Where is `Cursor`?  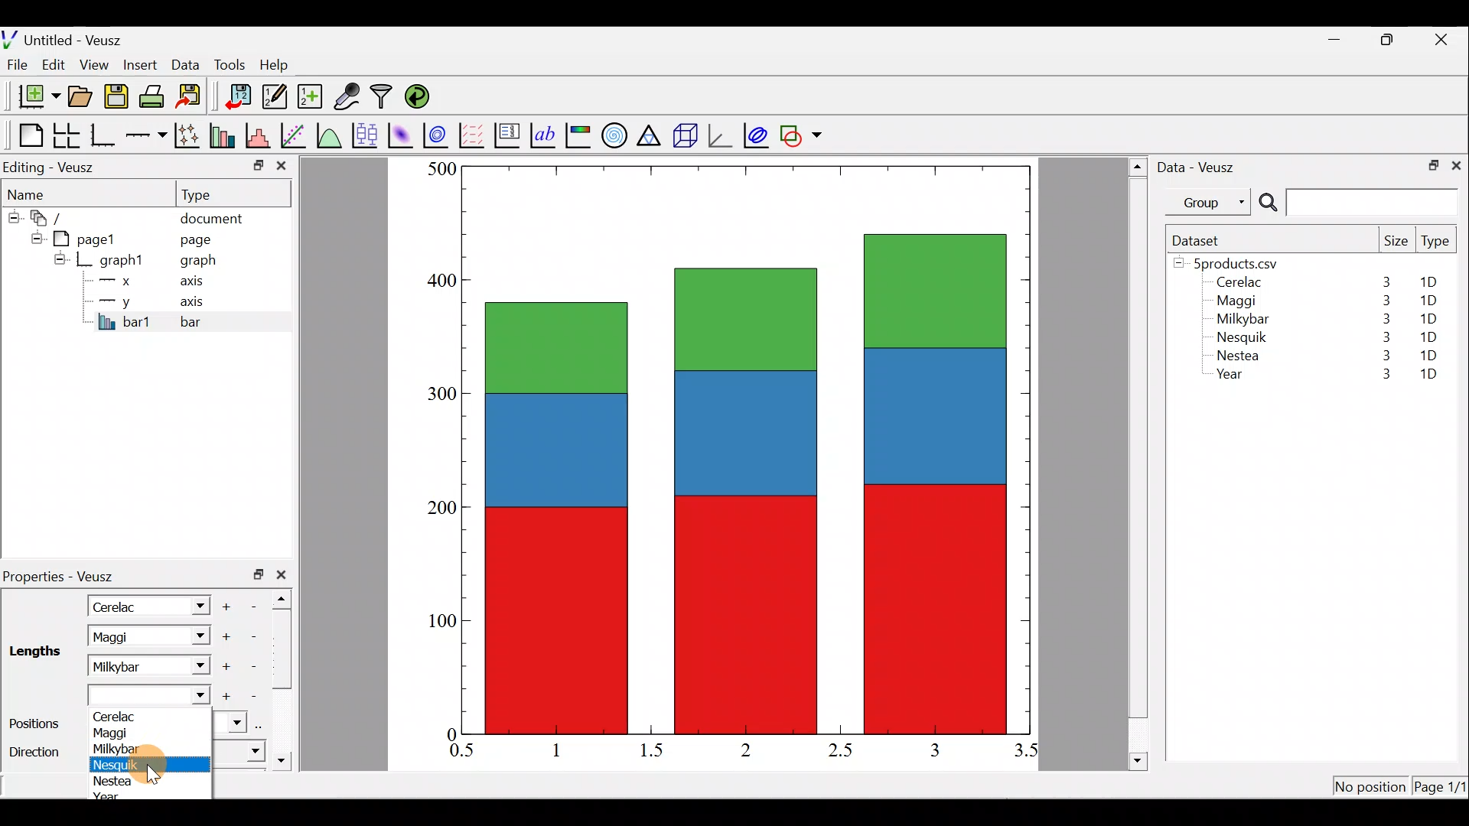
Cursor is located at coordinates (158, 765).